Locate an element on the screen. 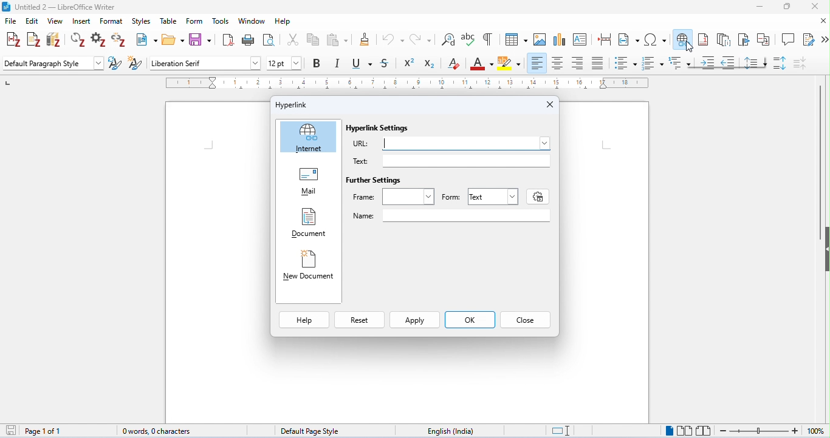  set document preference is located at coordinates (100, 39).